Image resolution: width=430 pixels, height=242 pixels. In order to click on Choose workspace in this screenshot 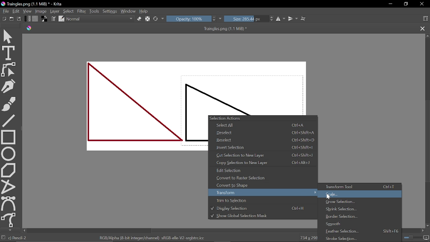, I will do `click(425, 18)`.